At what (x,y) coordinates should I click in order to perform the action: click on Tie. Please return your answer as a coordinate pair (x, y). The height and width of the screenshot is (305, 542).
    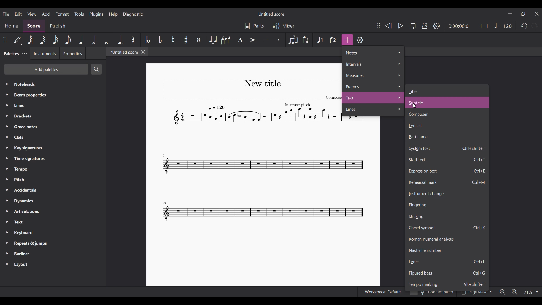
    Looking at the image, I should click on (213, 40).